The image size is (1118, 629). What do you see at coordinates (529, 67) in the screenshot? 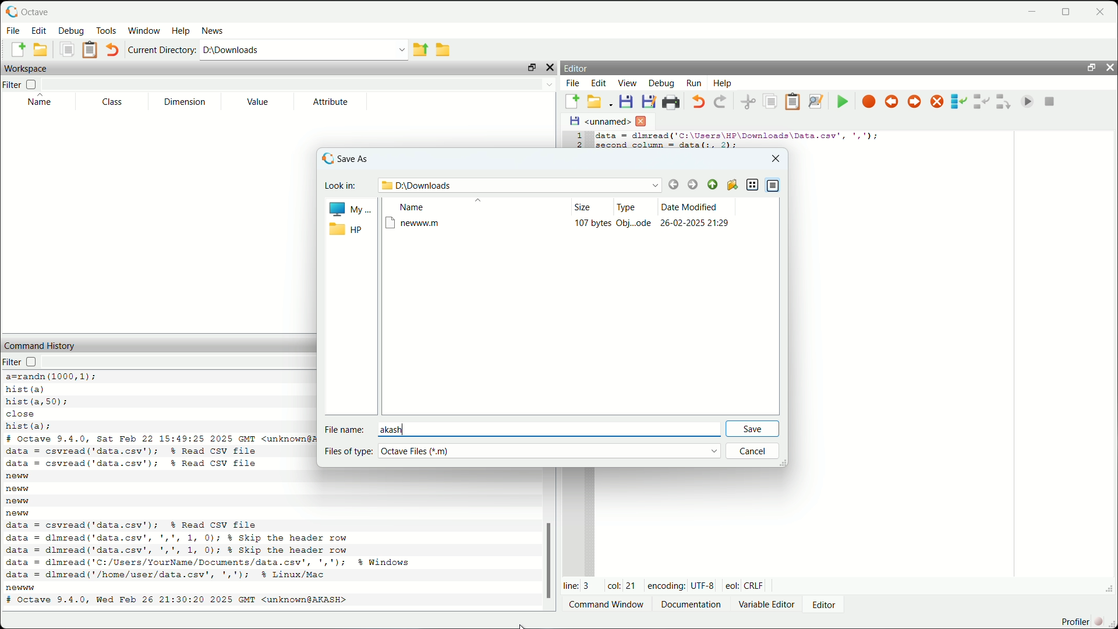
I see `unlock widget` at bounding box center [529, 67].